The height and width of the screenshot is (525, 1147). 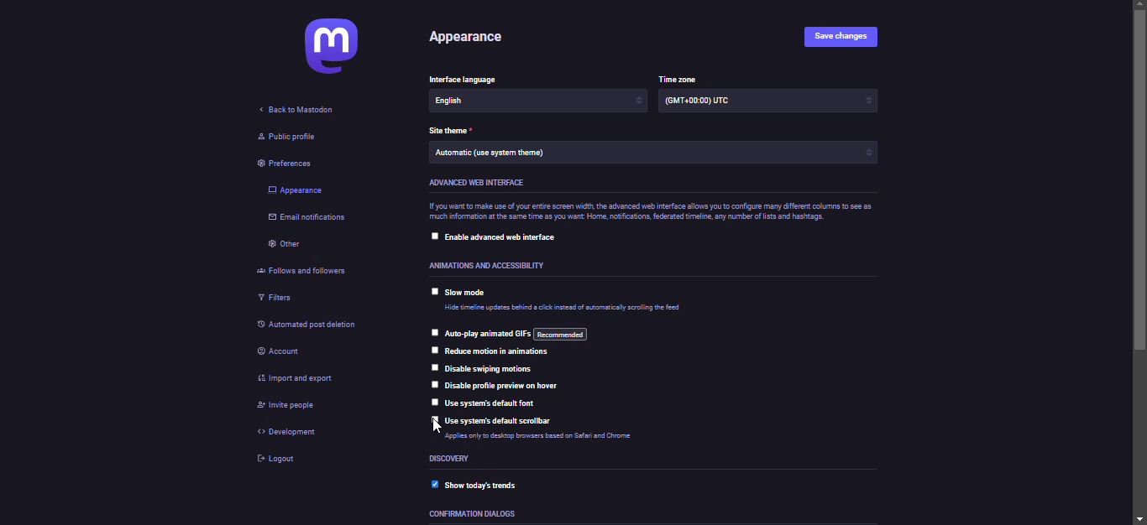 I want to click on info, so click(x=566, y=309).